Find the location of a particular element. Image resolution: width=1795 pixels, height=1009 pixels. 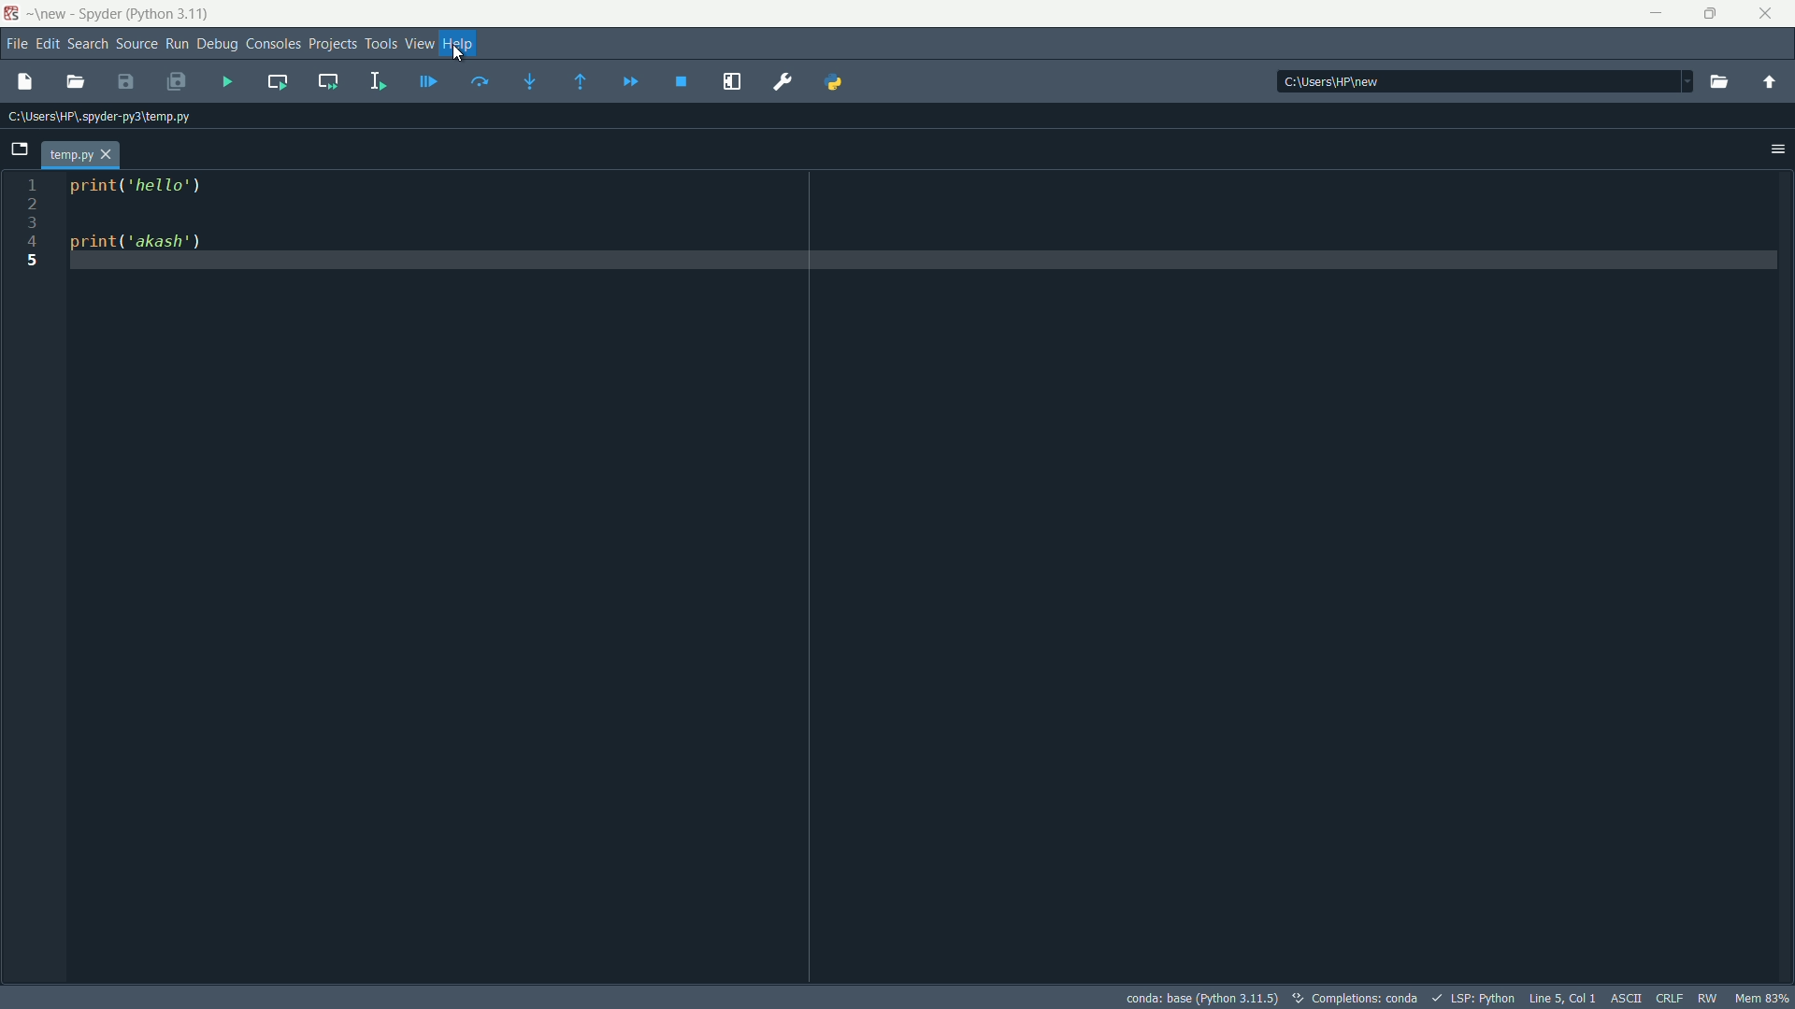

browse tabs is located at coordinates (19, 149).